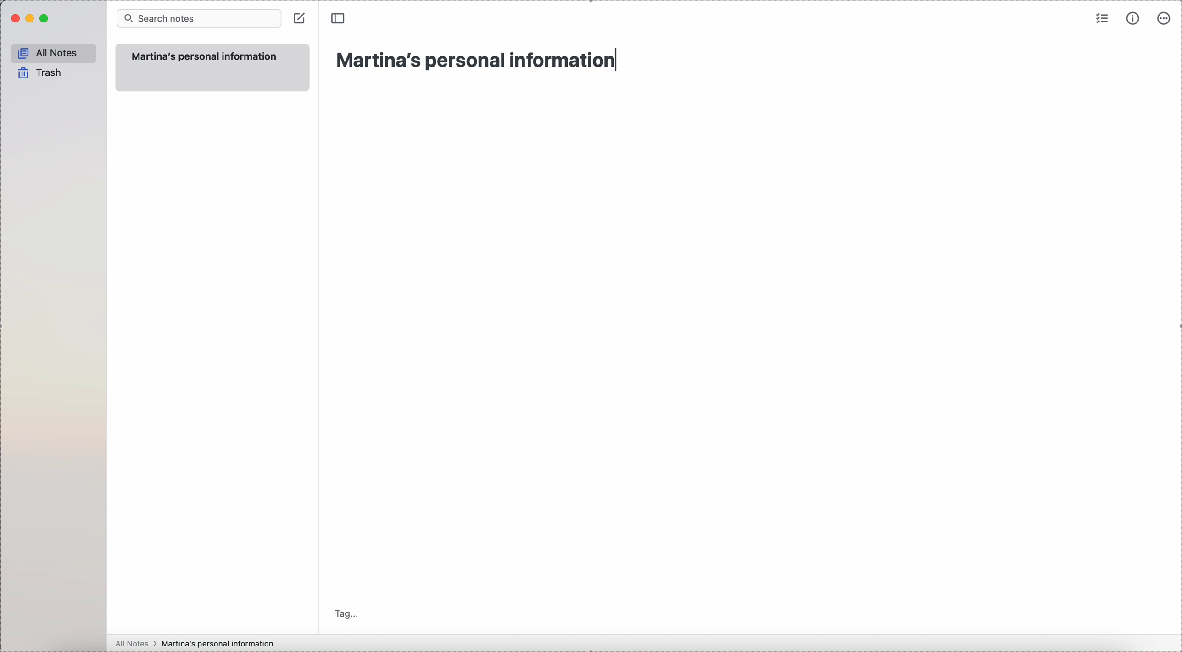 The height and width of the screenshot is (652, 1182). What do you see at coordinates (38, 72) in the screenshot?
I see `trash` at bounding box center [38, 72].